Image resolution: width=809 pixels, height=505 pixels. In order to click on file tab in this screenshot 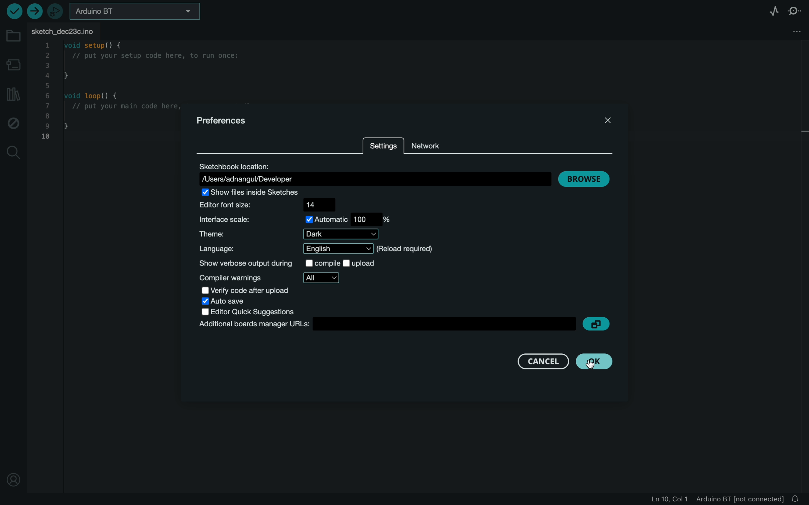, I will do `click(67, 30)`.